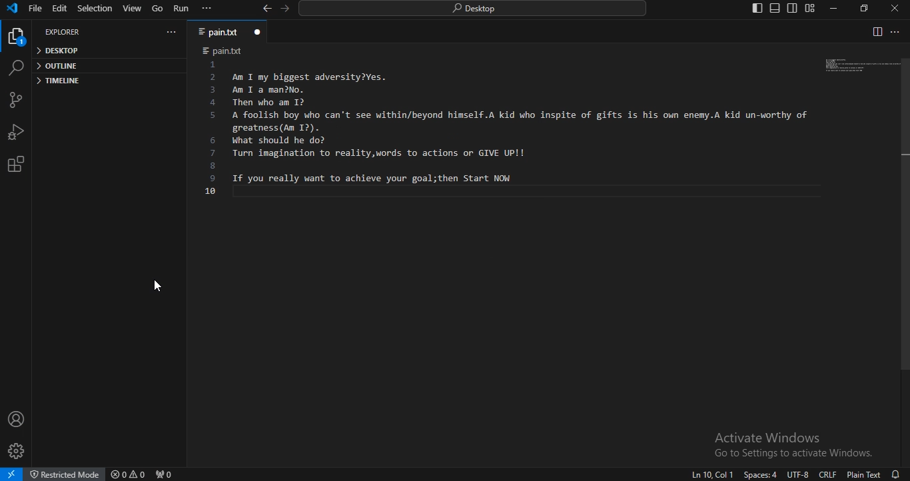  What do you see at coordinates (157, 10) in the screenshot?
I see `go` at bounding box center [157, 10].